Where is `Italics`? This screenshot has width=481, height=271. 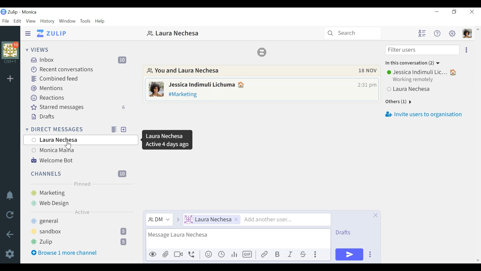 Italics is located at coordinates (290, 255).